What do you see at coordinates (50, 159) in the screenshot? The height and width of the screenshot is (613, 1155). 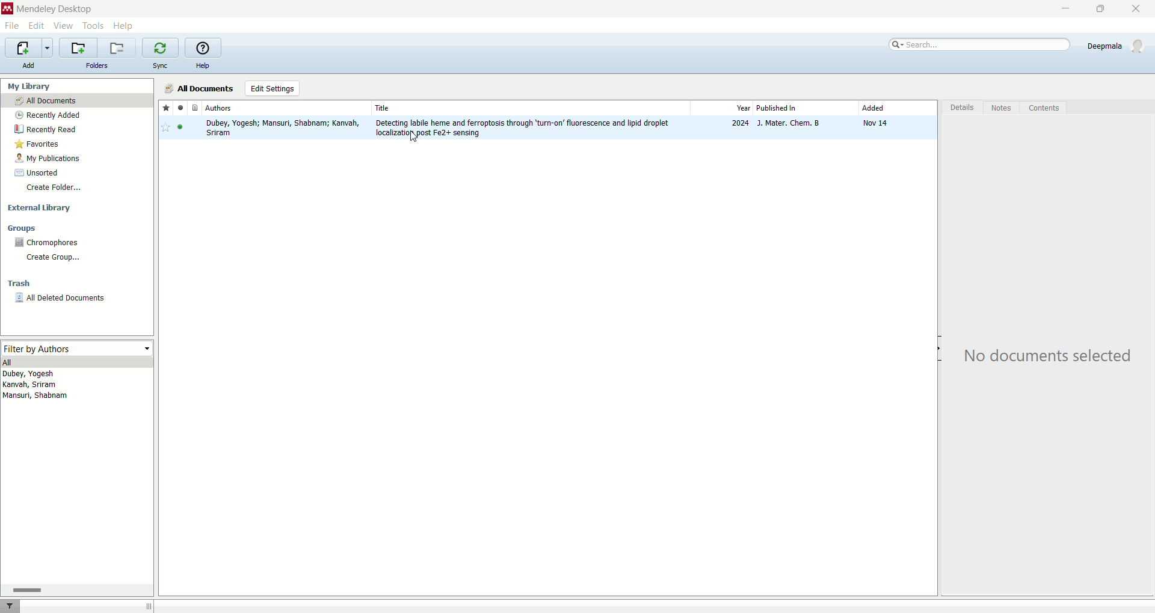 I see `my publications` at bounding box center [50, 159].